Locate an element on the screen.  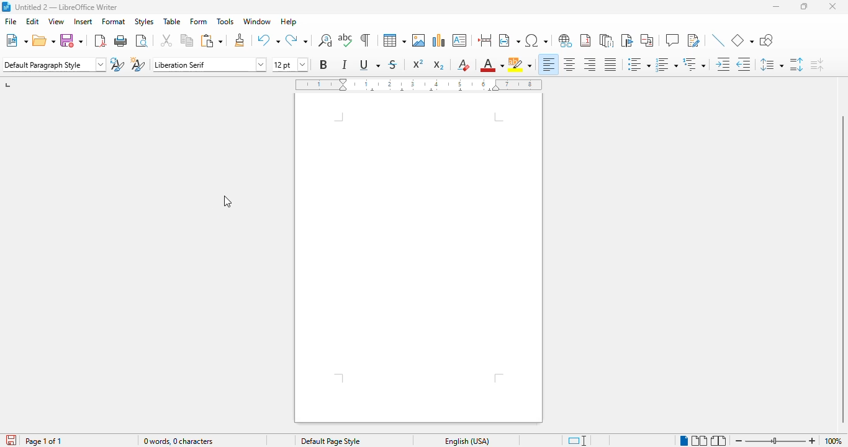
form is located at coordinates (198, 22).